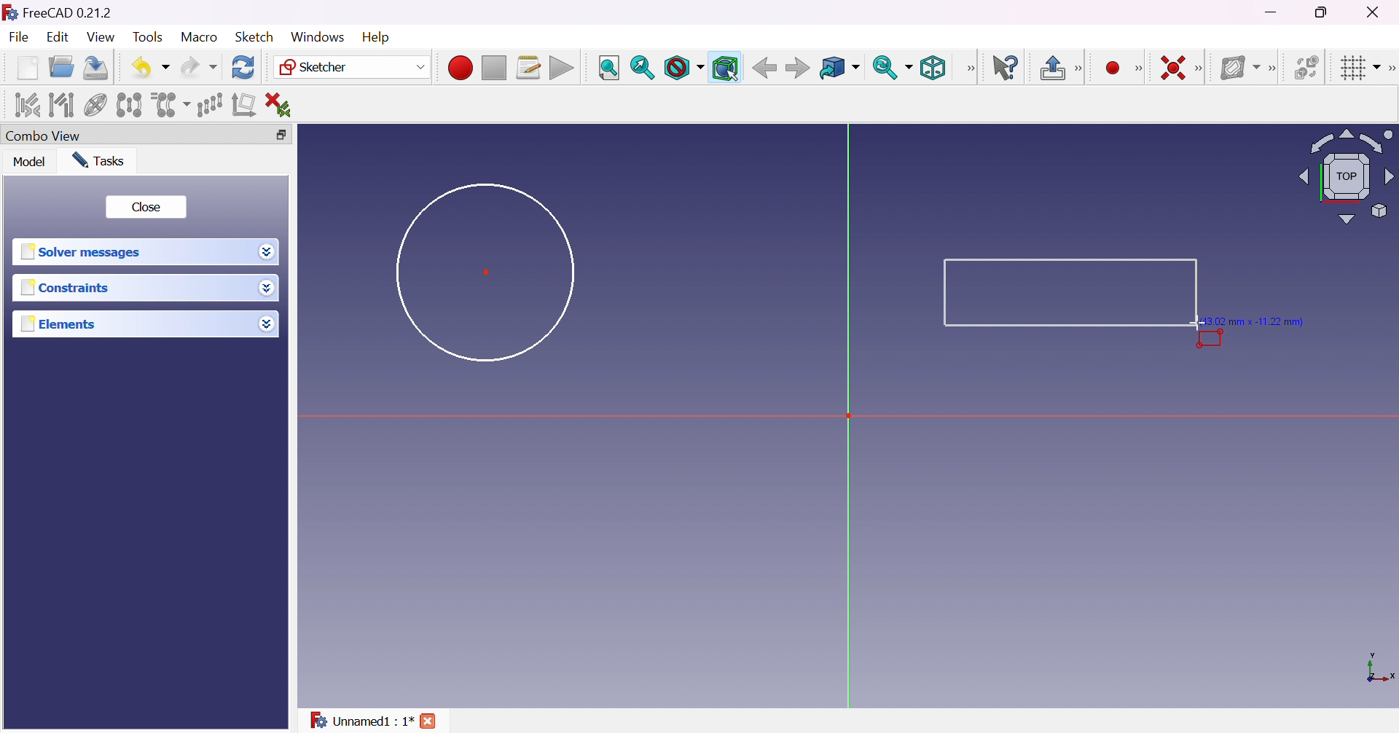 This screenshot has width=1399, height=733. What do you see at coordinates (60, 324) in the screenshot?
I see `Elements` at bounding box center [60, 324].